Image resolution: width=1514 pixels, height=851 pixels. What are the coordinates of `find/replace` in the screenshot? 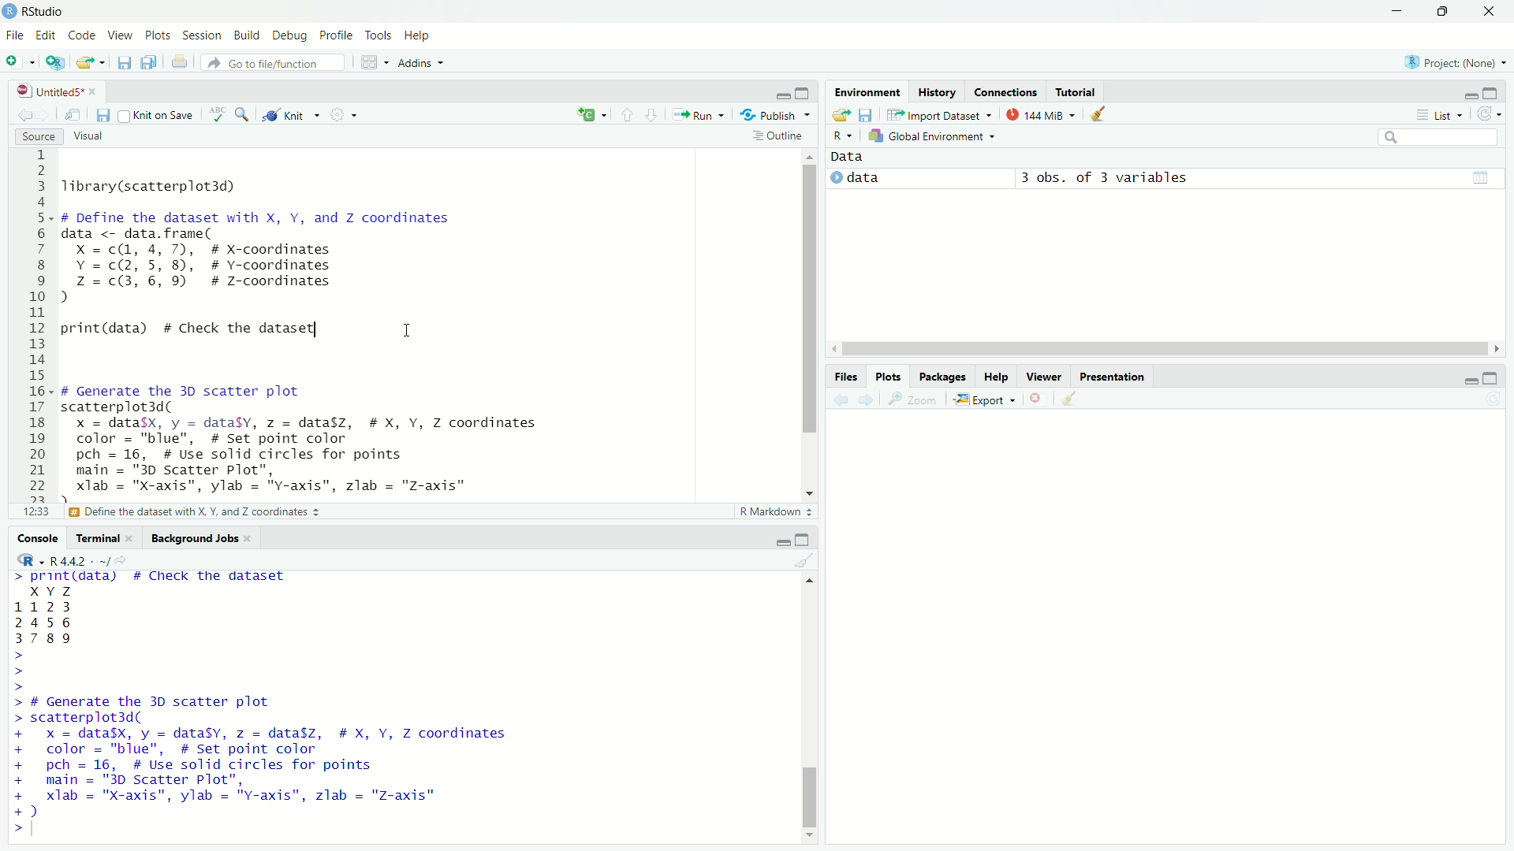 It's located at (244, 115).